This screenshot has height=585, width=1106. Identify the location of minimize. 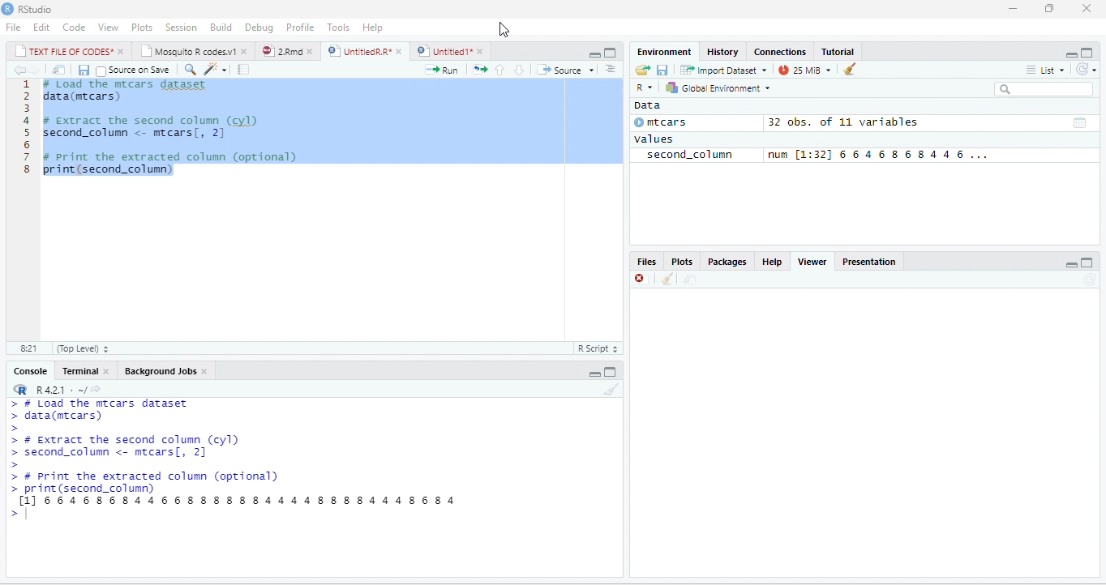
(1073, 52).